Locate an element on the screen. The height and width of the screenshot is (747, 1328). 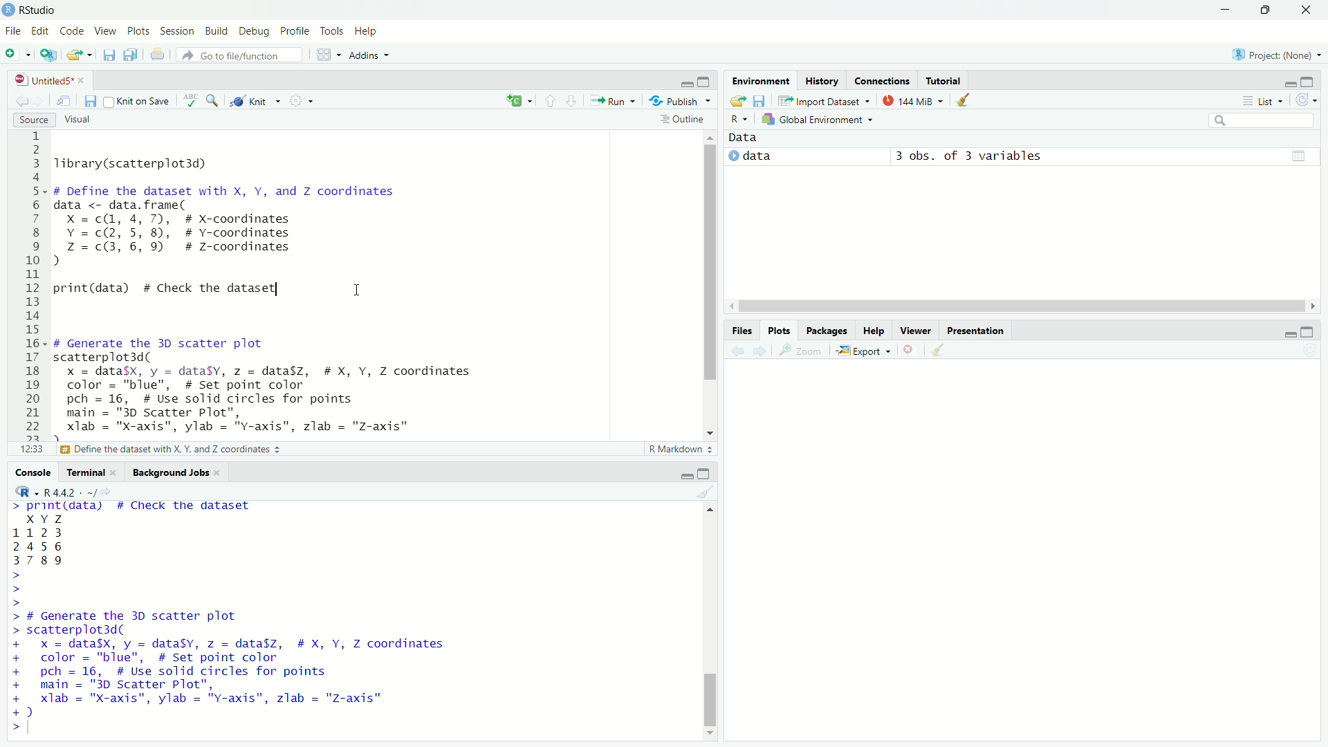
12:33 is located at coordinates (29, 450).